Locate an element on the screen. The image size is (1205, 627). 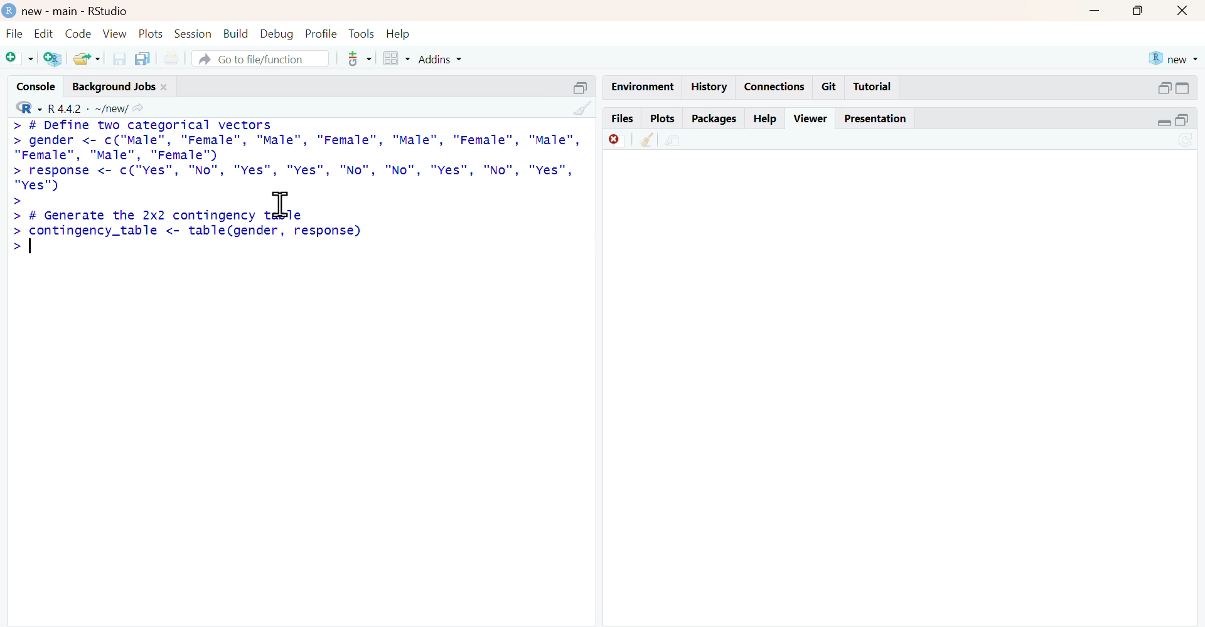
maximise is located at coordinates (1137, 12).